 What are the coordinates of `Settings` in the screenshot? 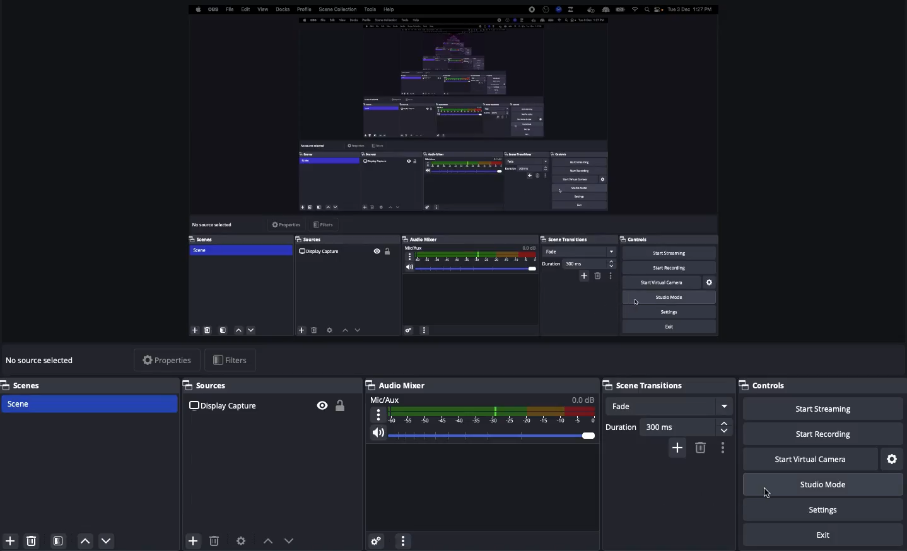 It's located at (825, 509).